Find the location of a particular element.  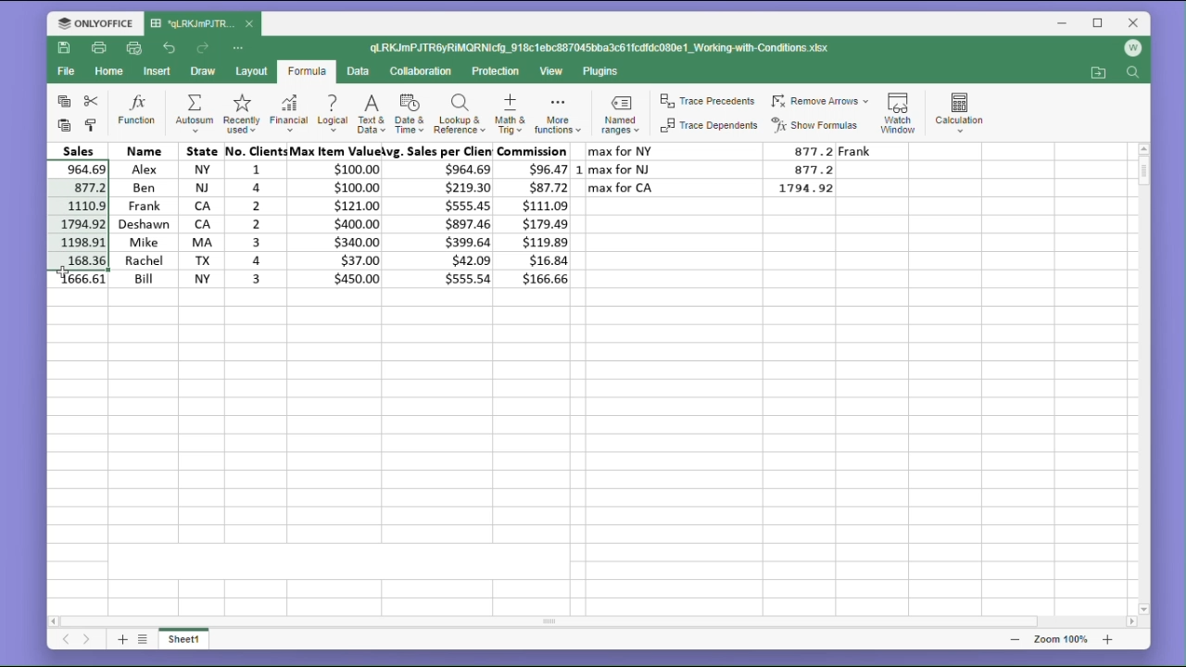

account  logo is located at coordinates (1138, 49).